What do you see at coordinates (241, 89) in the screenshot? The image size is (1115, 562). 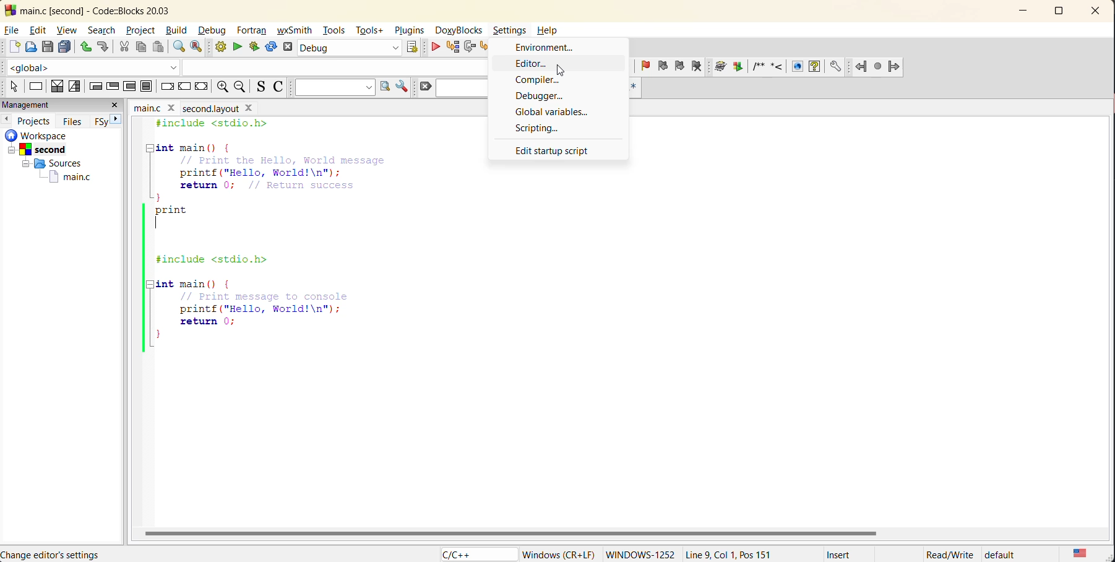 I see `zoom in` at bounding box center [241, 89].